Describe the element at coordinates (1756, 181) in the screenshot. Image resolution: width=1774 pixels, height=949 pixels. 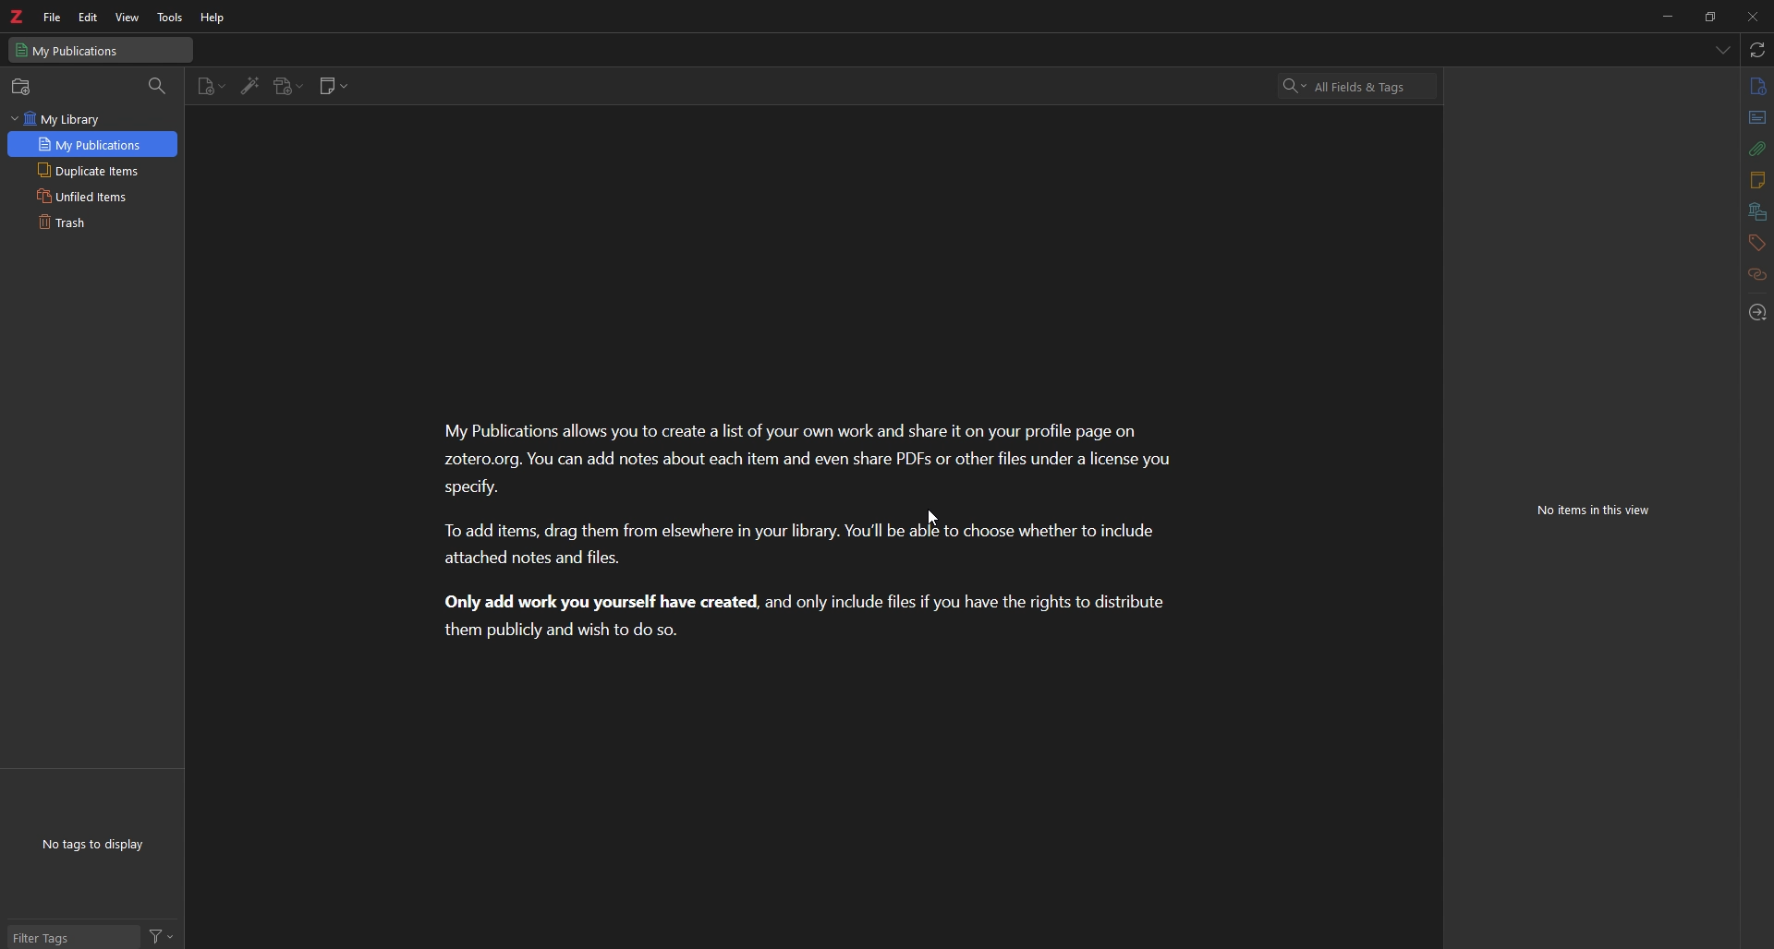
I see `notes` at that location.